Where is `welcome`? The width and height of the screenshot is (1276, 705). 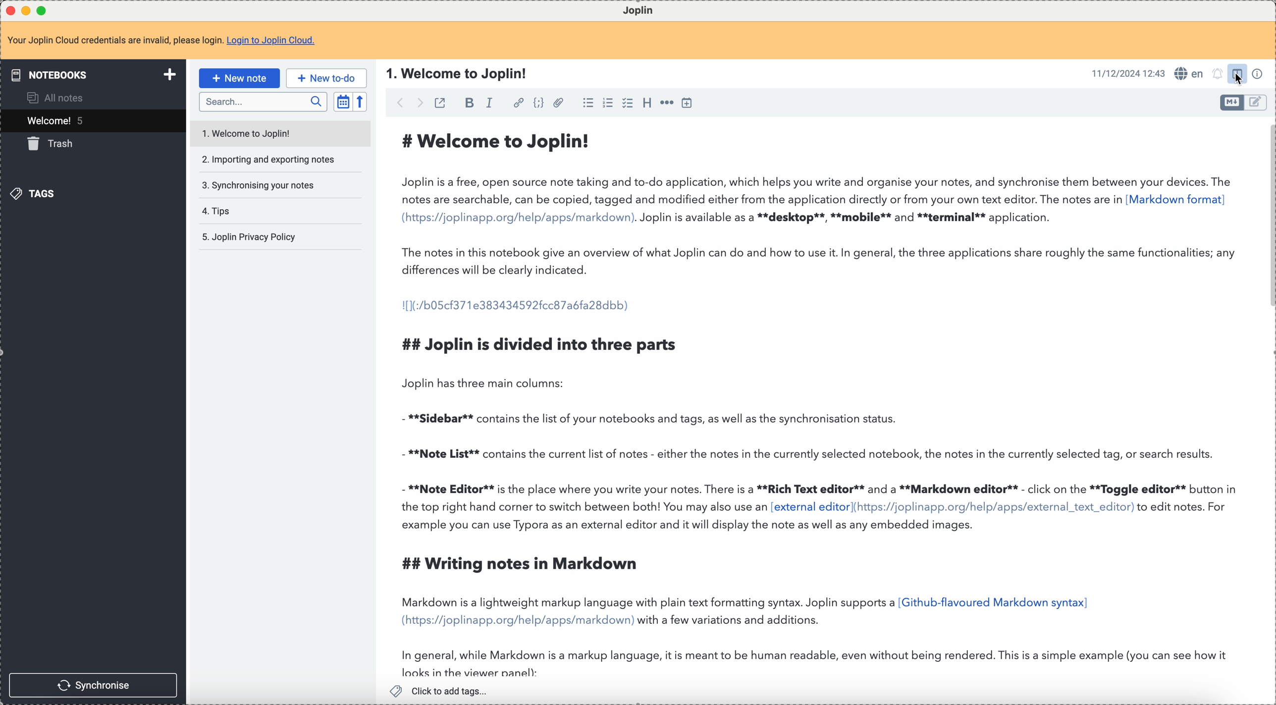
welcome is located at coordinates (91, 121).